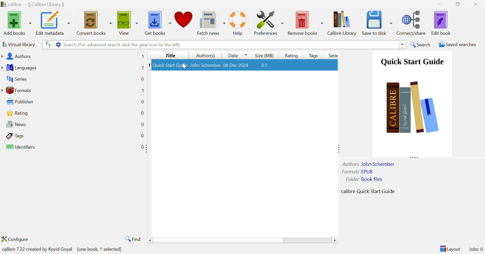 The image size is (485, 254). Describe the element at coordinates (335, 241) in the screenshot. I see `Scroll Right` at that location.